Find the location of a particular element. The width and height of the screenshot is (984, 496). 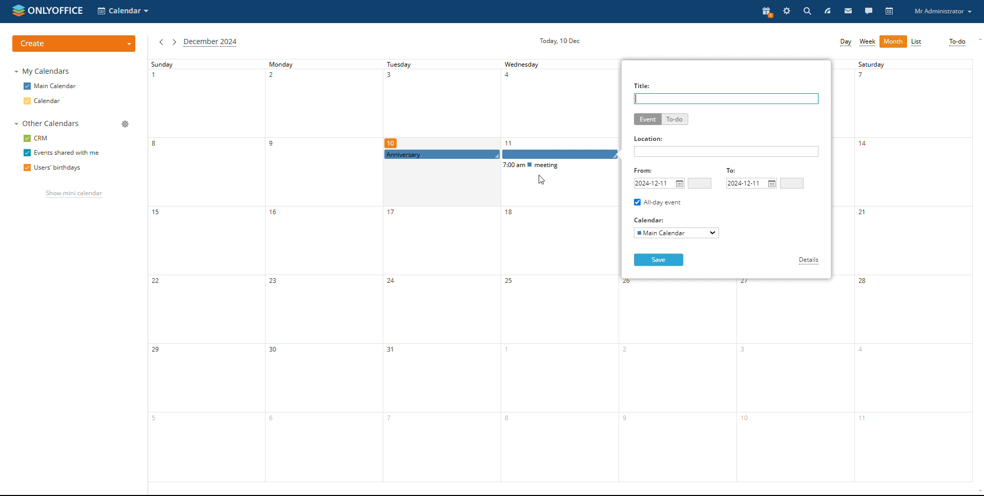

add title is located at coordinates (726, 99).